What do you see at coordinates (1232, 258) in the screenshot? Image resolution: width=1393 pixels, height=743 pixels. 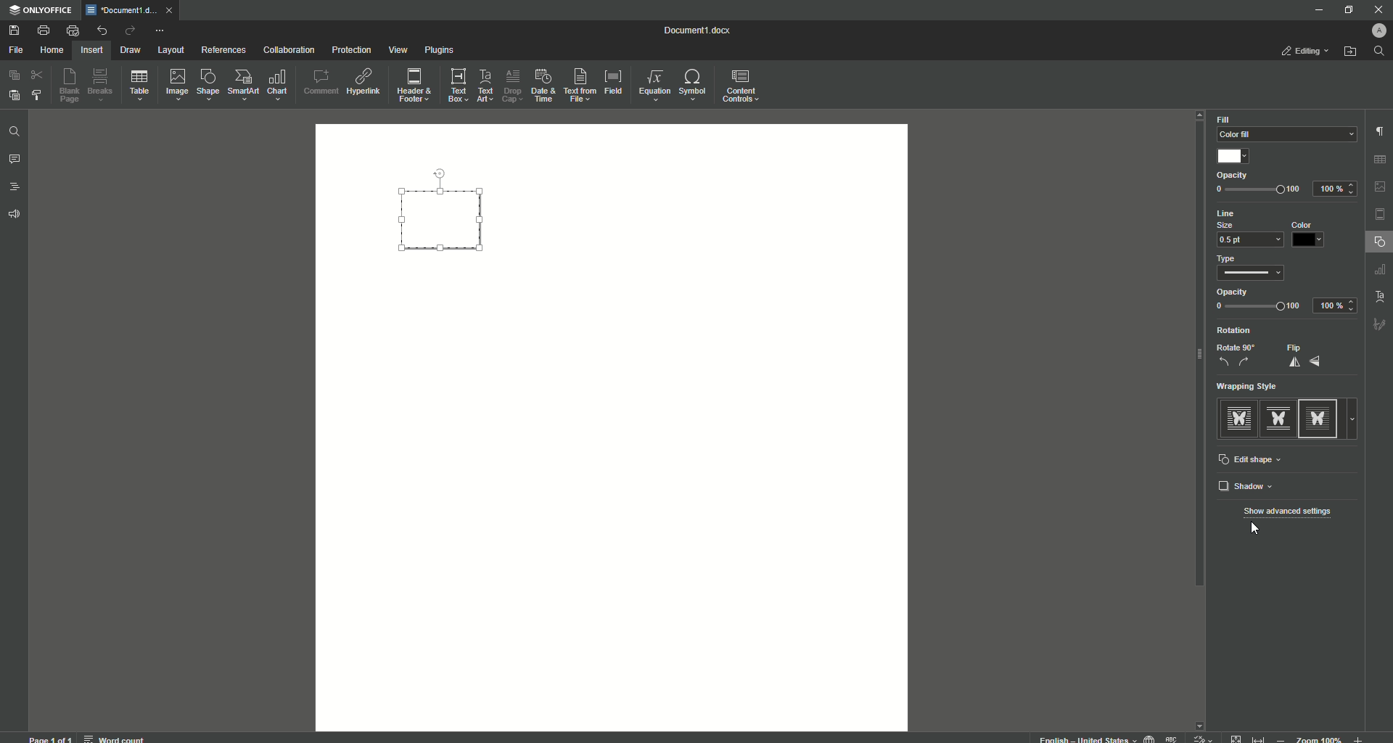 I see `Type` at bounding box center [1232, 258].